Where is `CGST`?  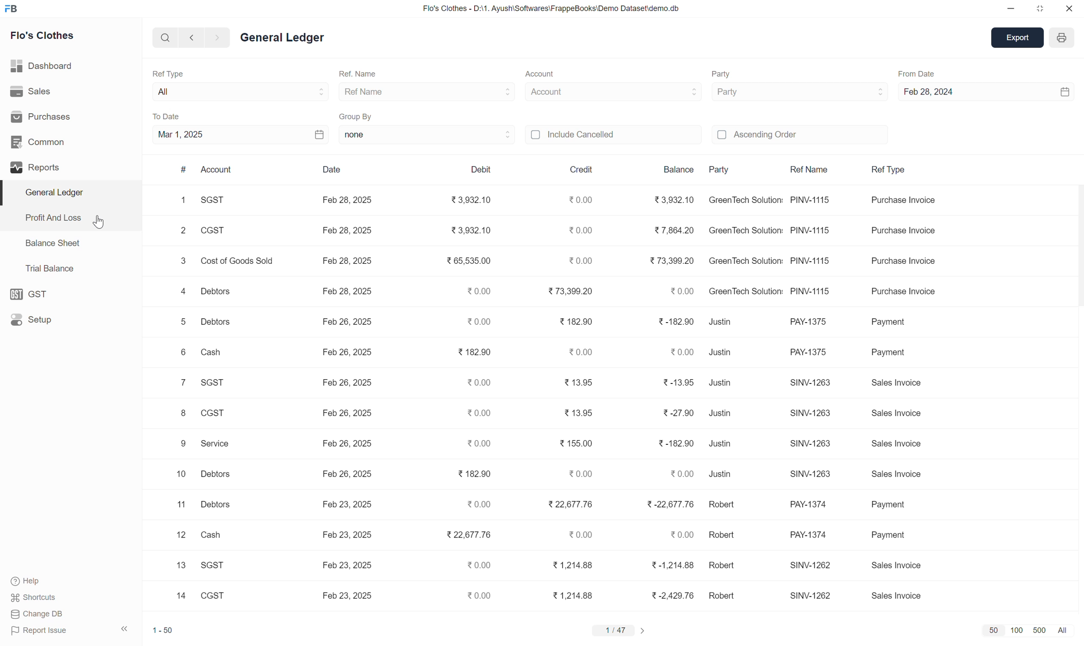
CGST is located at coordinates (215, 414).